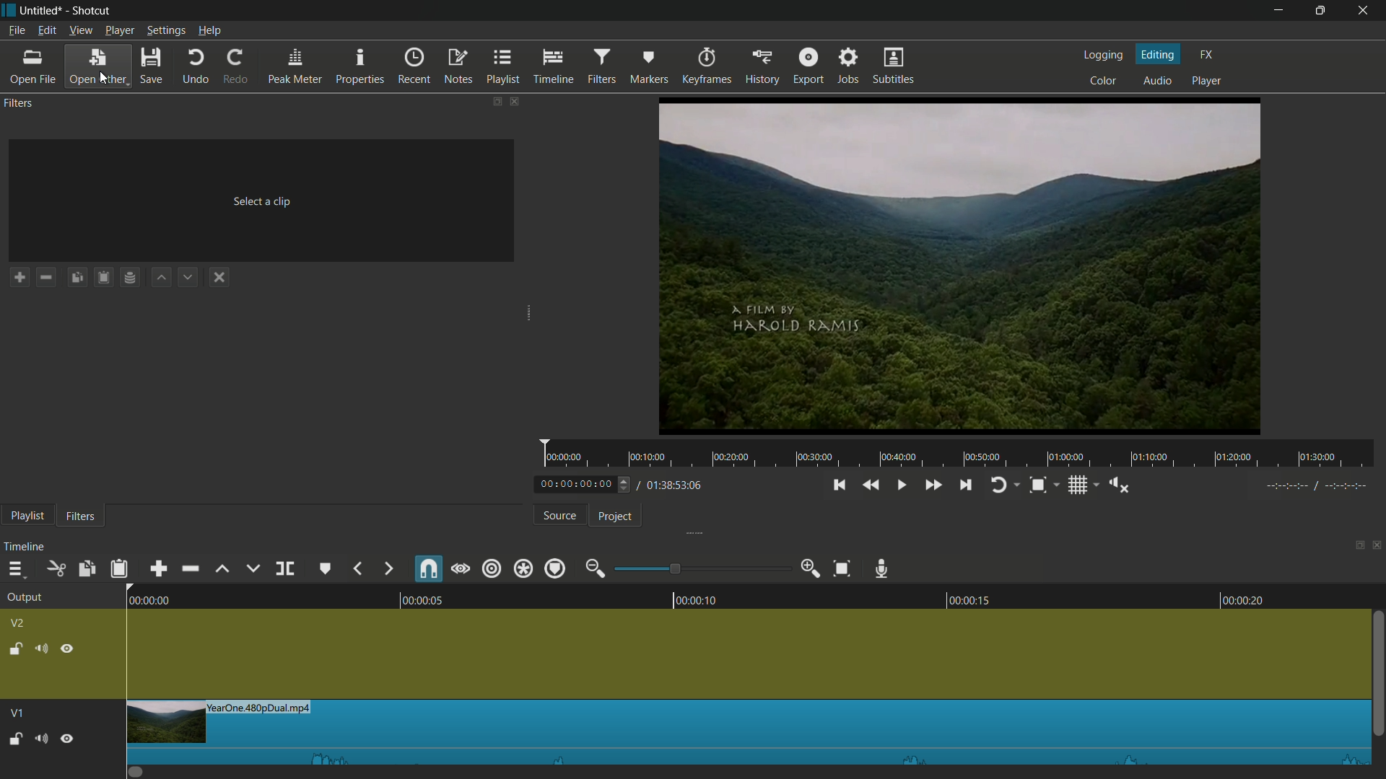 The height and width of the screenshot is (779, 1386). What do you see at coordinates (699, 598) in the screenshot?
I see `00:00:10` at bounding box center [699, 598].